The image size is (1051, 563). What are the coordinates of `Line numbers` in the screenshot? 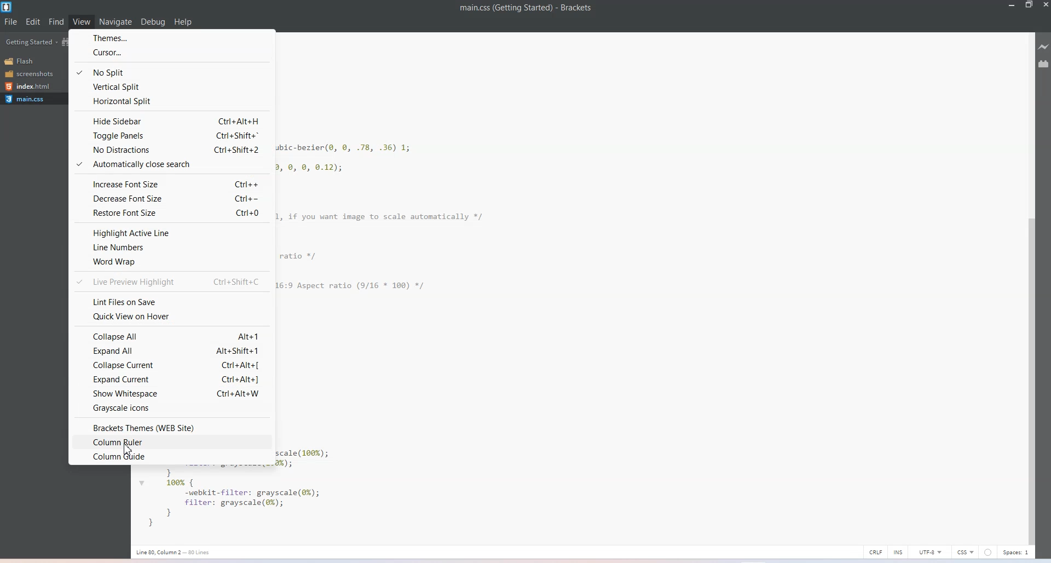 It's located at (171, 248).